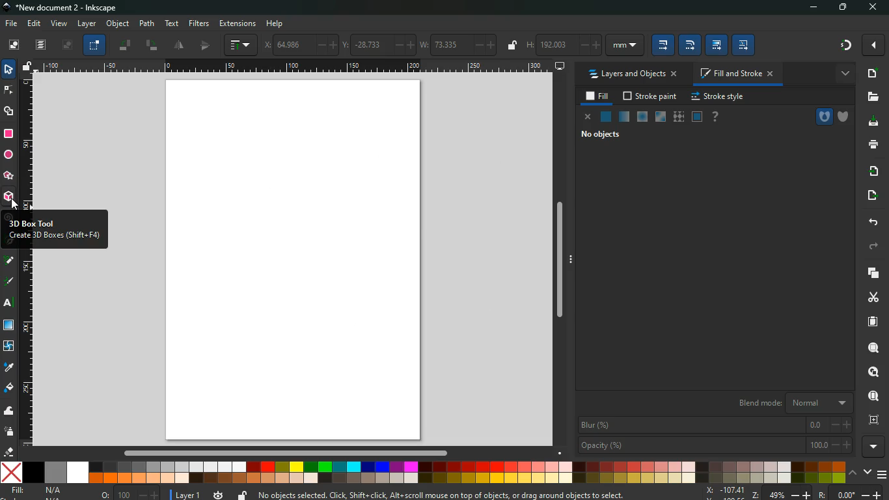 The height and width of the screenshot is (500, 889). Describe the element at coordinates (219, 492) in the screenshot. I see `time` at that location.